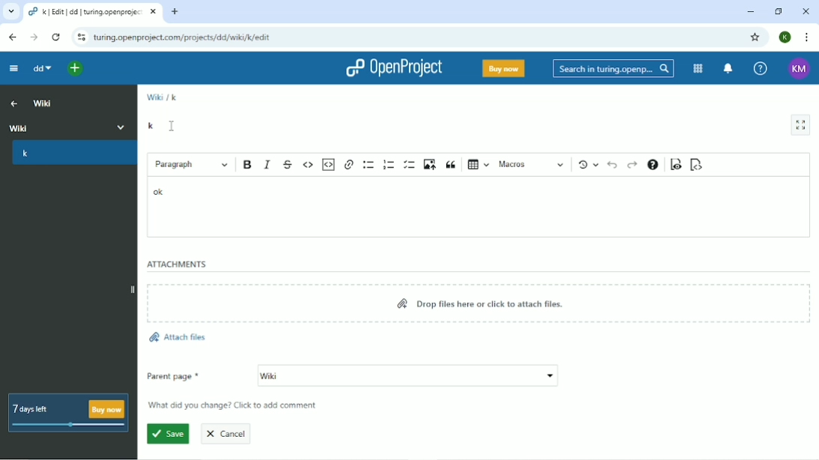 The width and height of the screenshot is (819, 460). What do you see at coordinates (652, 165) in the screenshot?
I see `Text formatting help` at bounding box center [652, 165].